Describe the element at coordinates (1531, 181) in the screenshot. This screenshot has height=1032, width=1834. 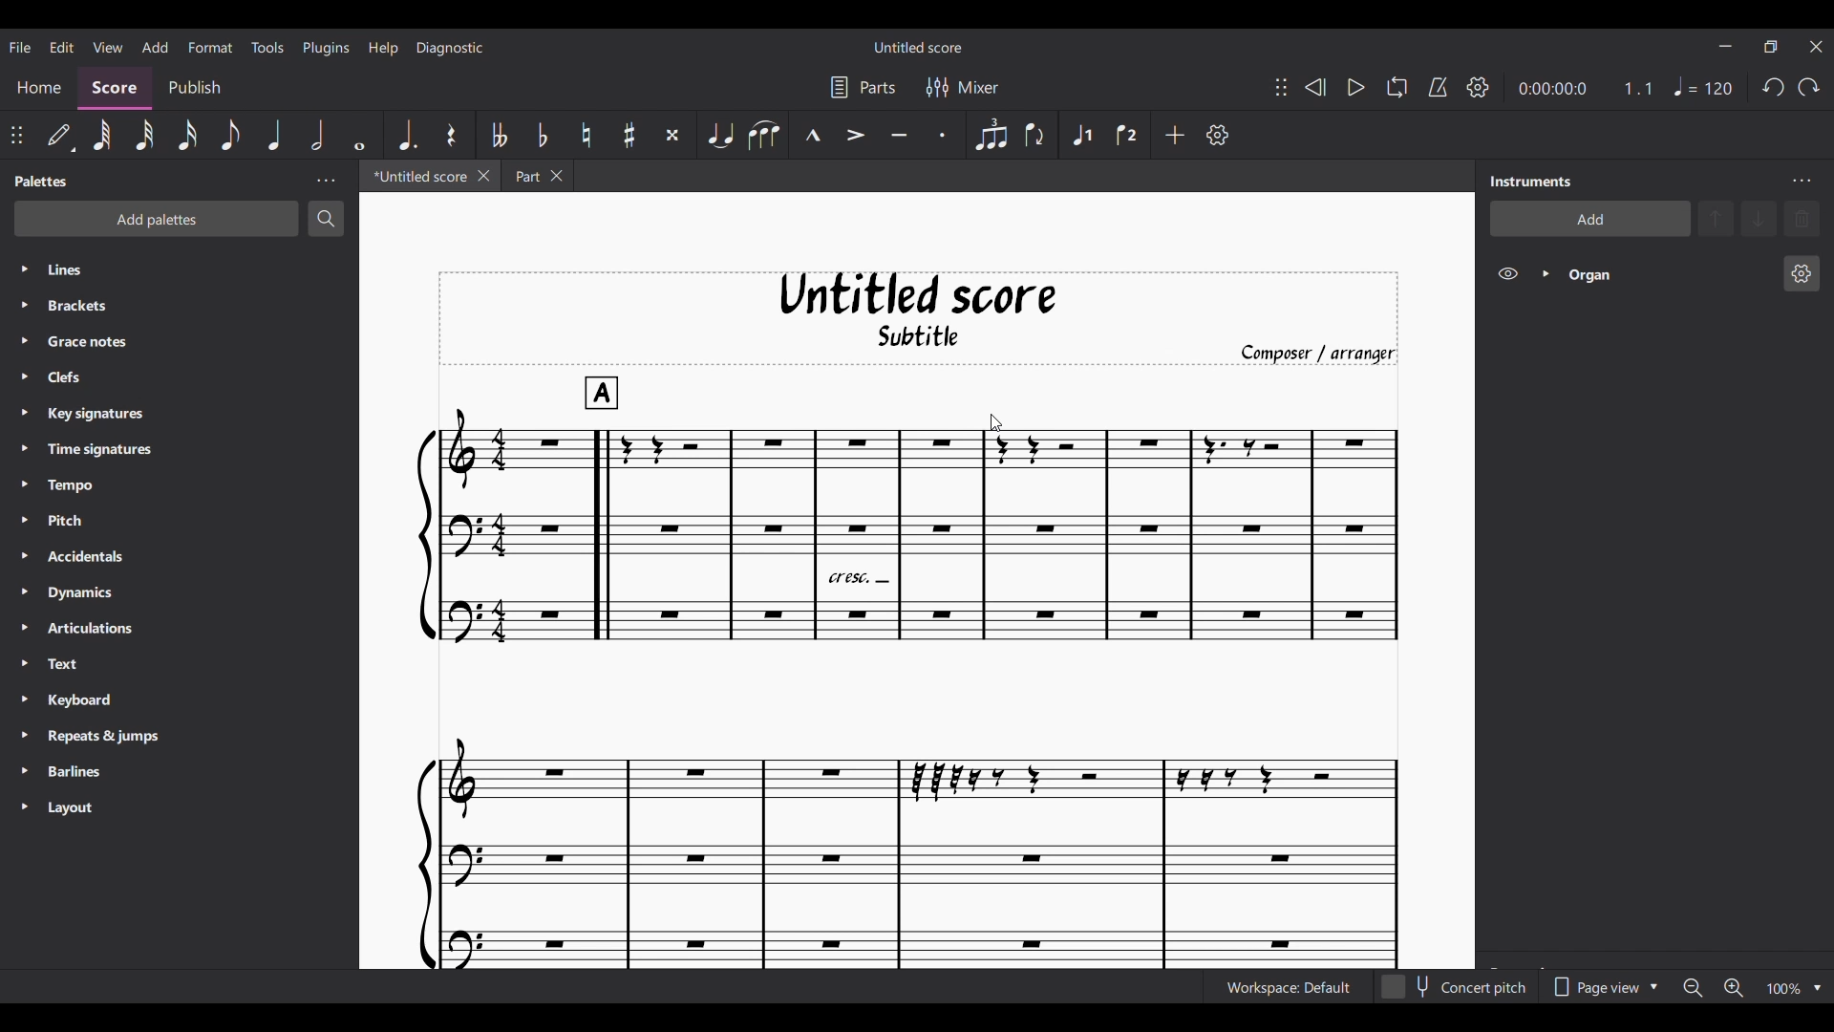
I see `Panel title` at that location.